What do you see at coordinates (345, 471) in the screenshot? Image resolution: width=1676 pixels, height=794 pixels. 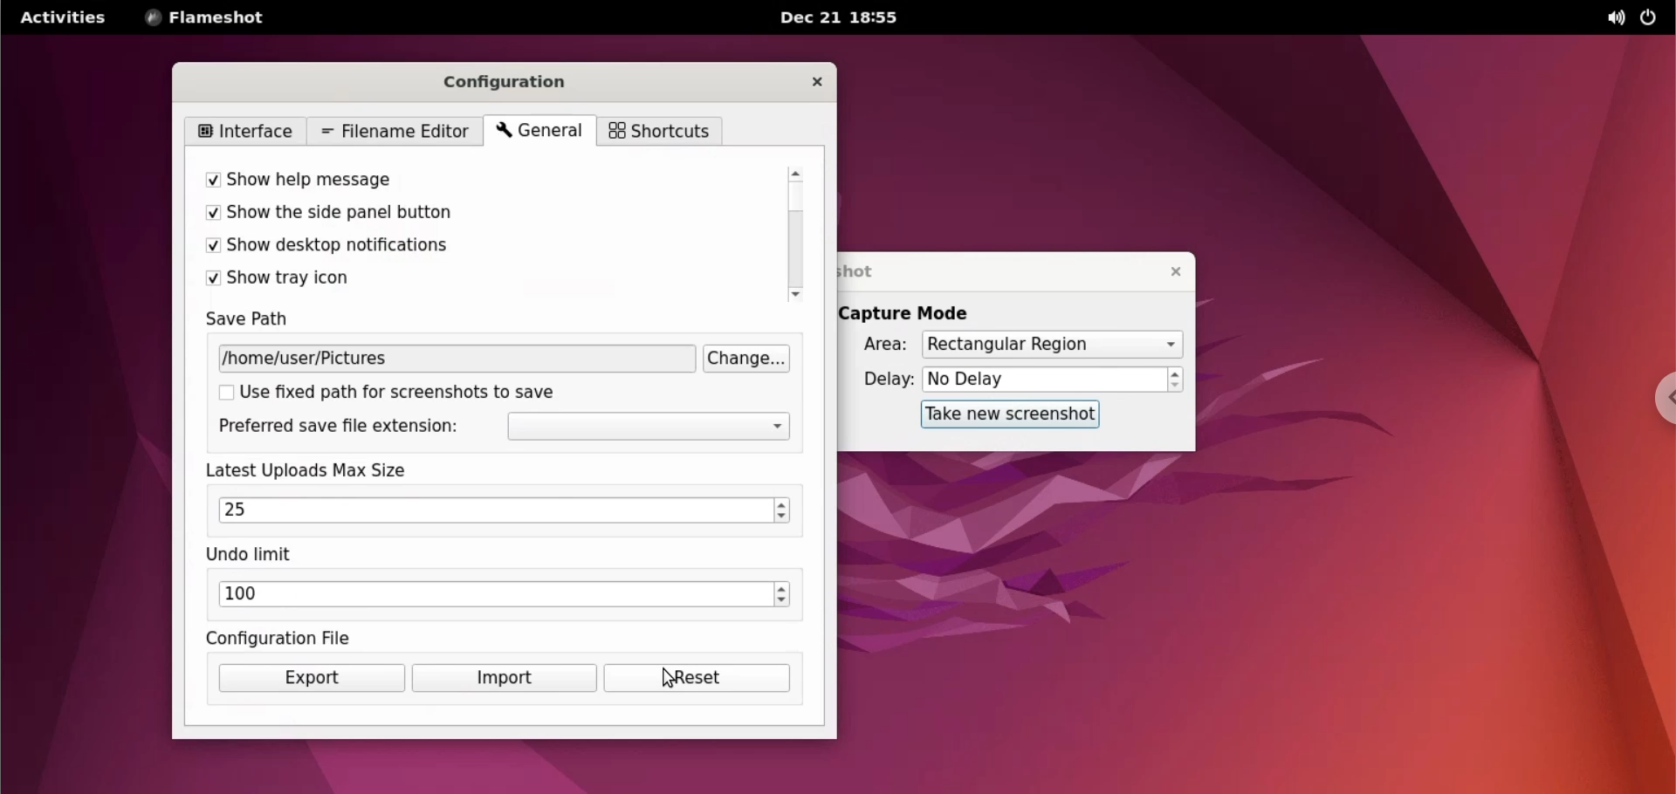 I see `latest uploads max size` at bounding box center [345, 471].